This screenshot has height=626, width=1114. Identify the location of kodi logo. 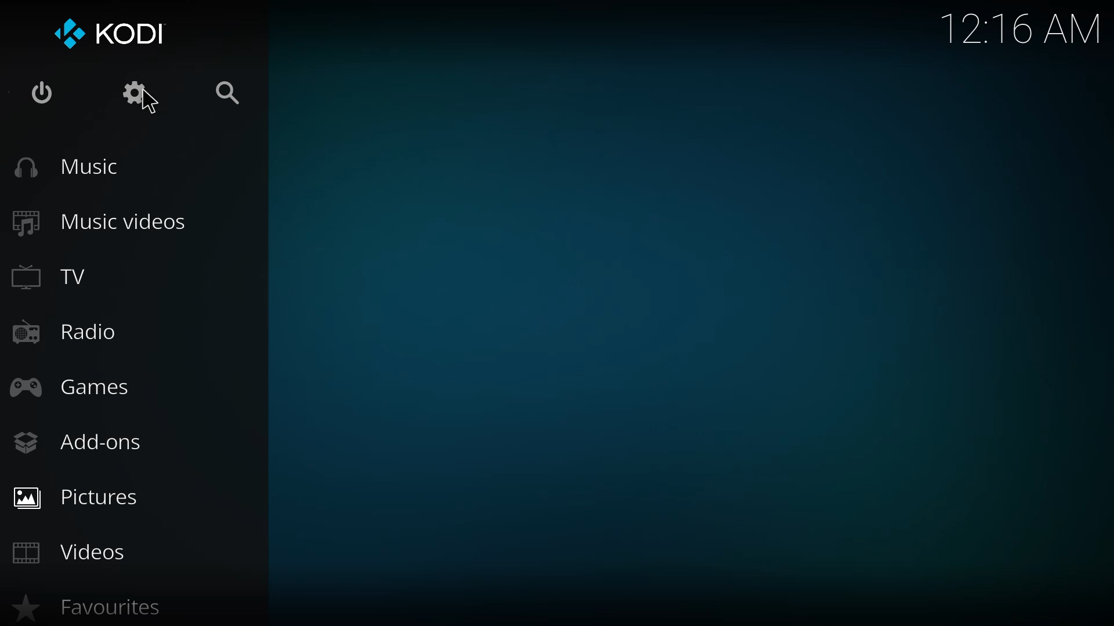
(67, 35).